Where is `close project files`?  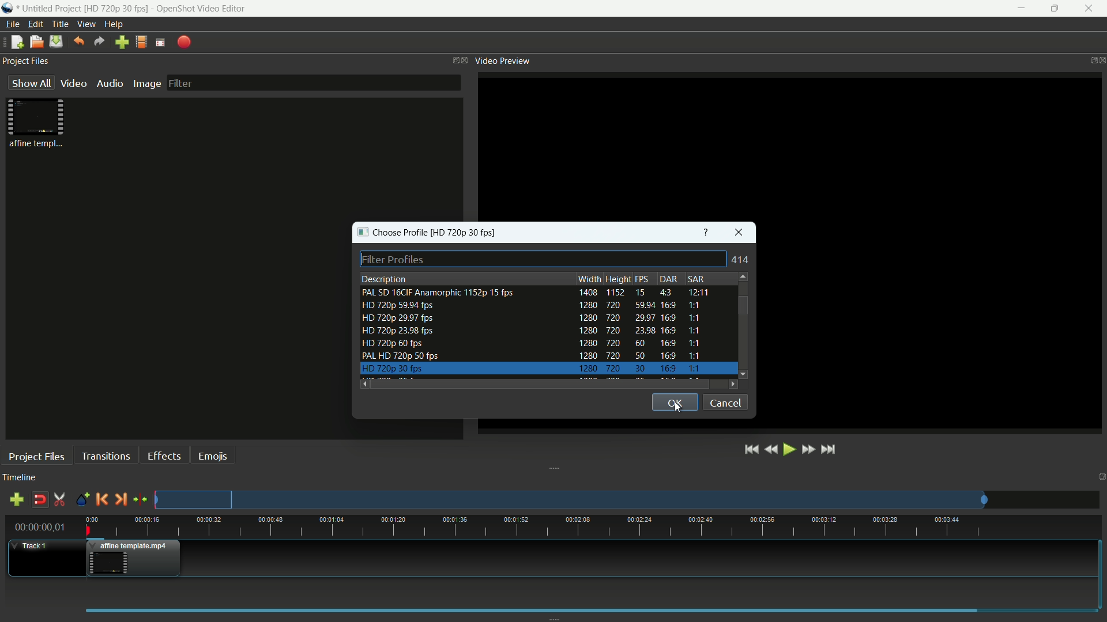
close project files is located at coordinates (466, 60).